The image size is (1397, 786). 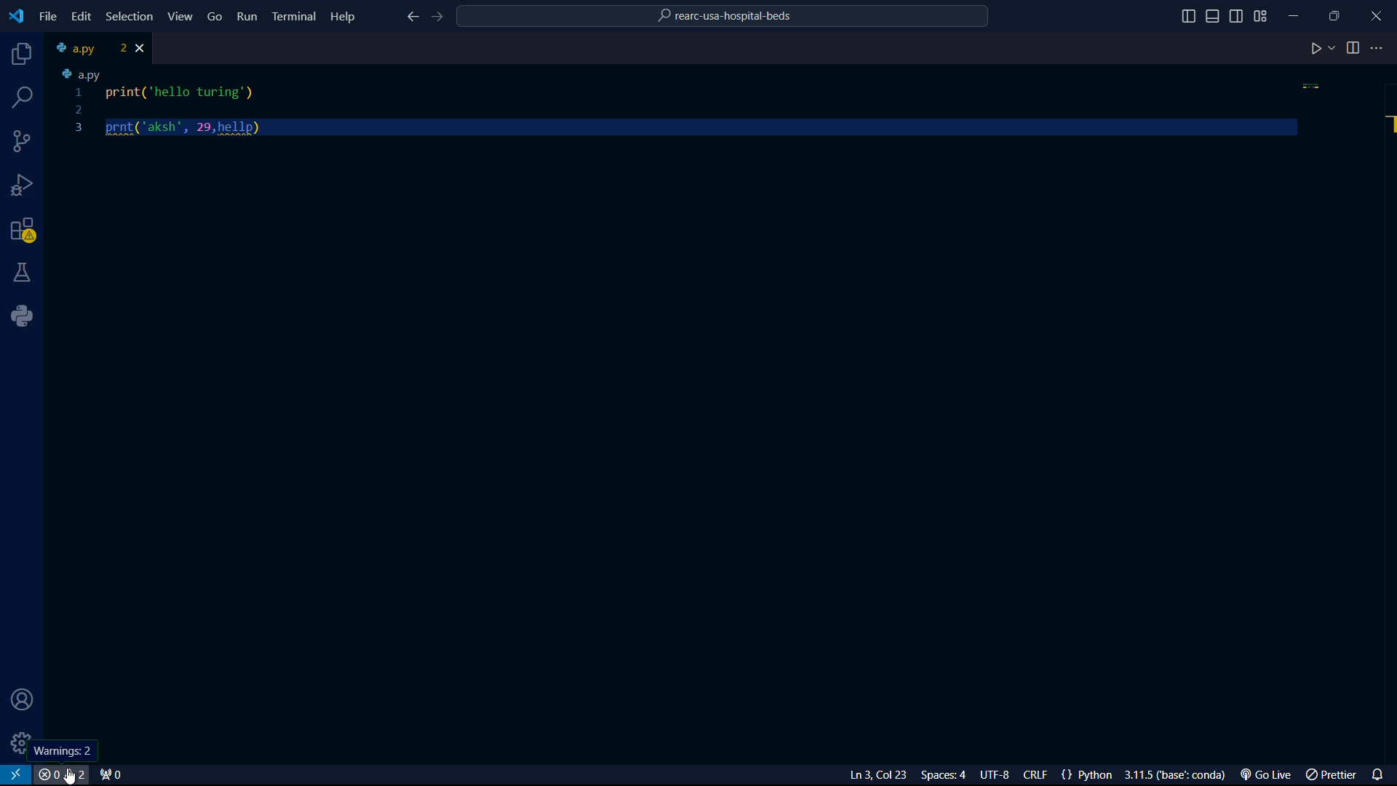 What do you see at coordinates (23, 232) in the screenshot?
I see `warning` at bounding box center [23, 232].